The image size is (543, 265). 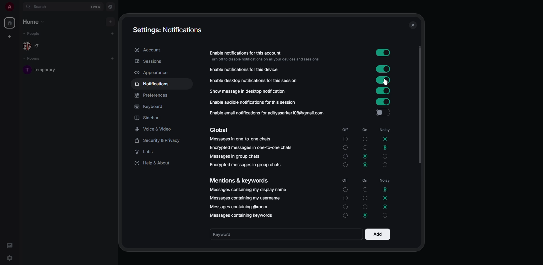 I want to click on enabled, so click(x=384, y=53).